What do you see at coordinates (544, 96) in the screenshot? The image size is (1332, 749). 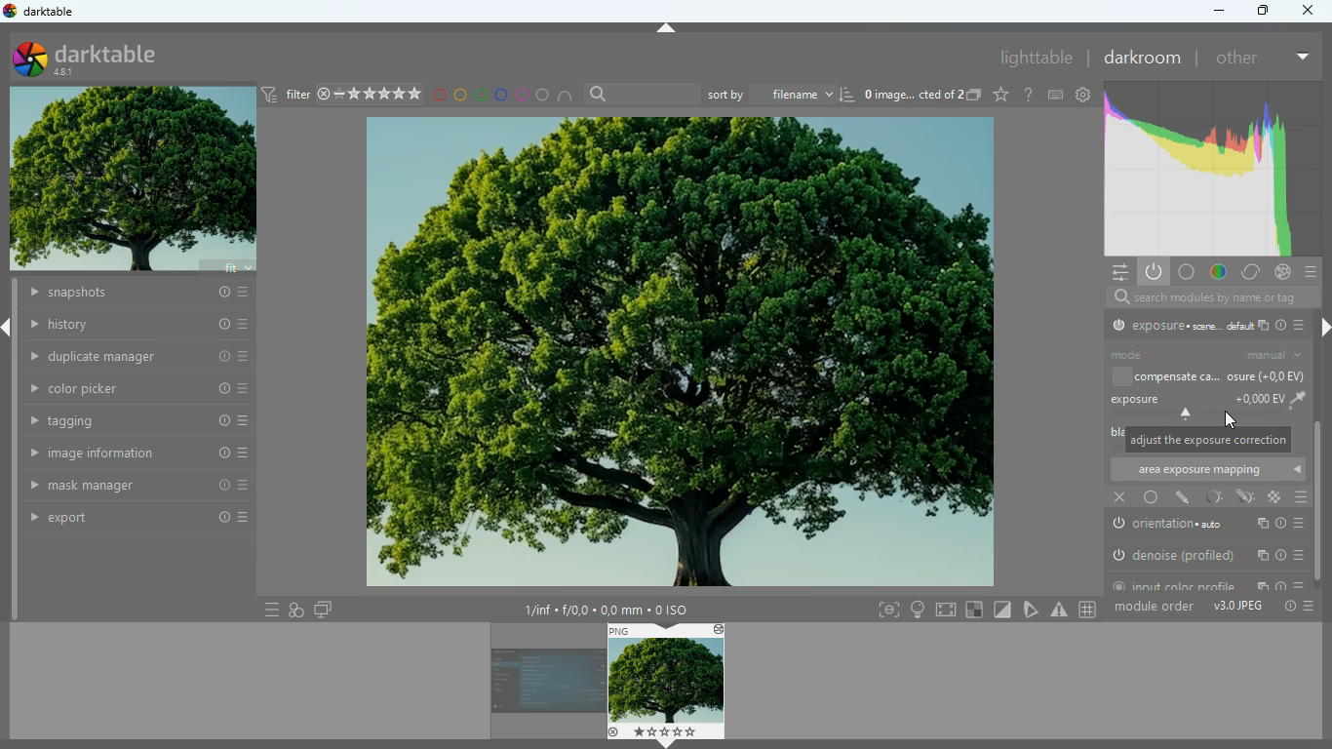 I see `circle` at bounding box center [544, 96].